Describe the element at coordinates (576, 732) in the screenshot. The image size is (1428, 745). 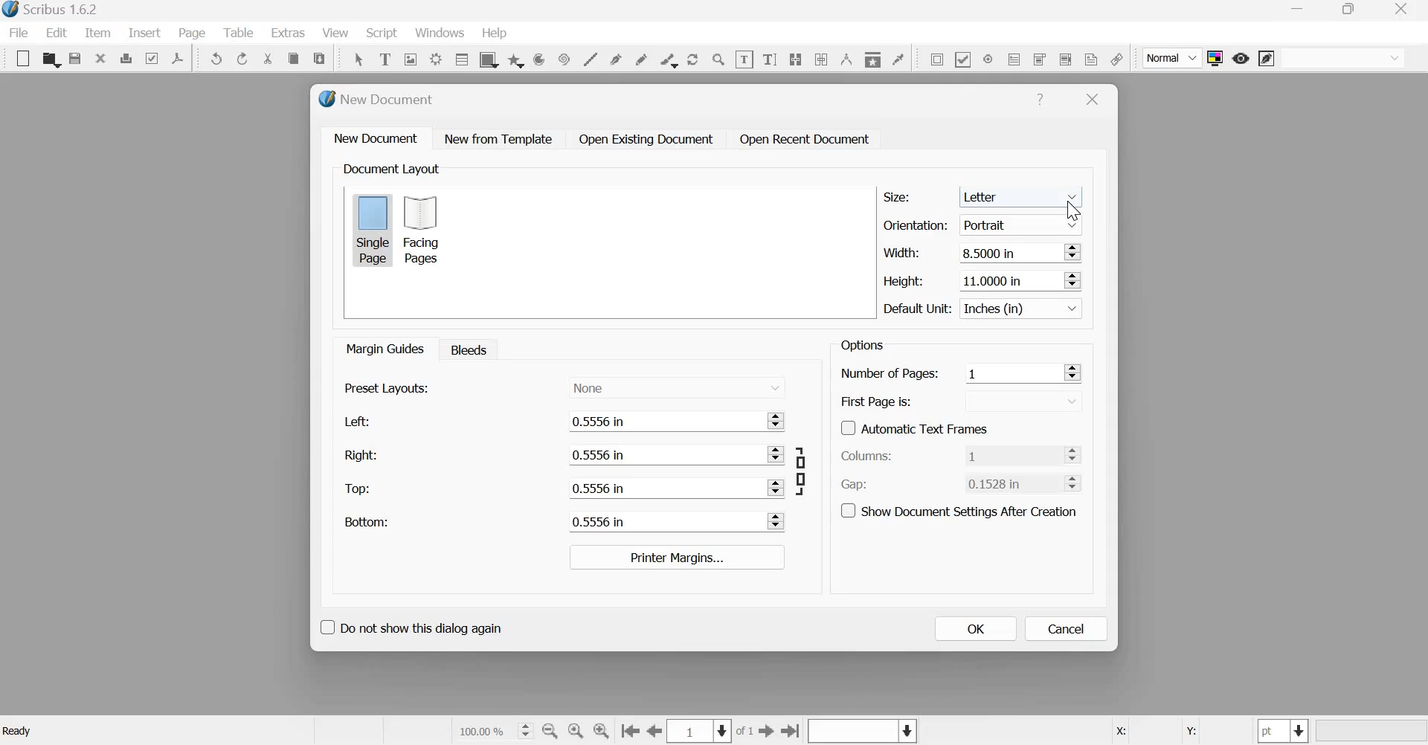
I see `zoom to 100 %` at that location.